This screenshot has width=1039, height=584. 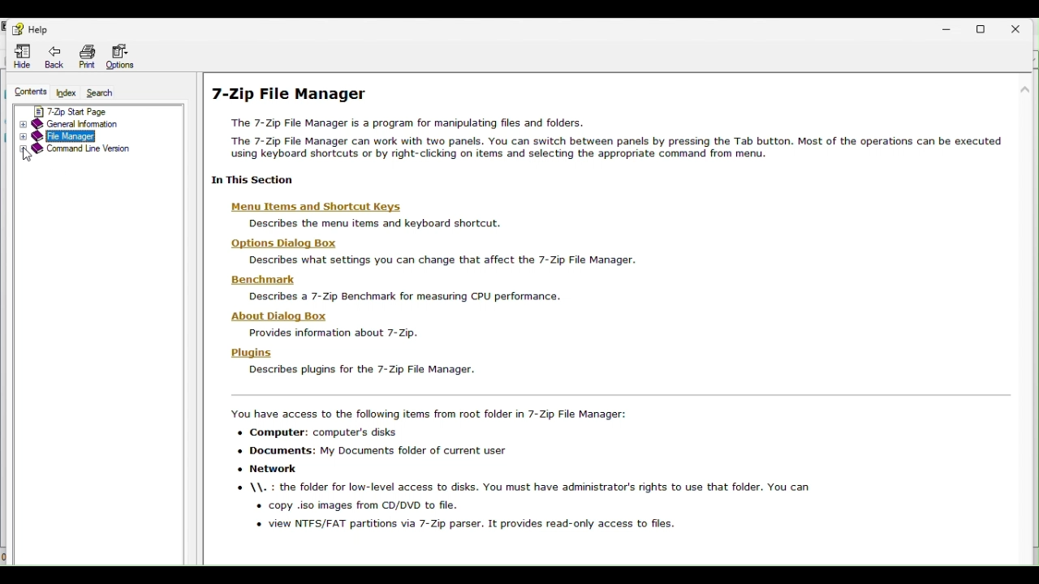 I want to click on , so click(x=84, y=58).